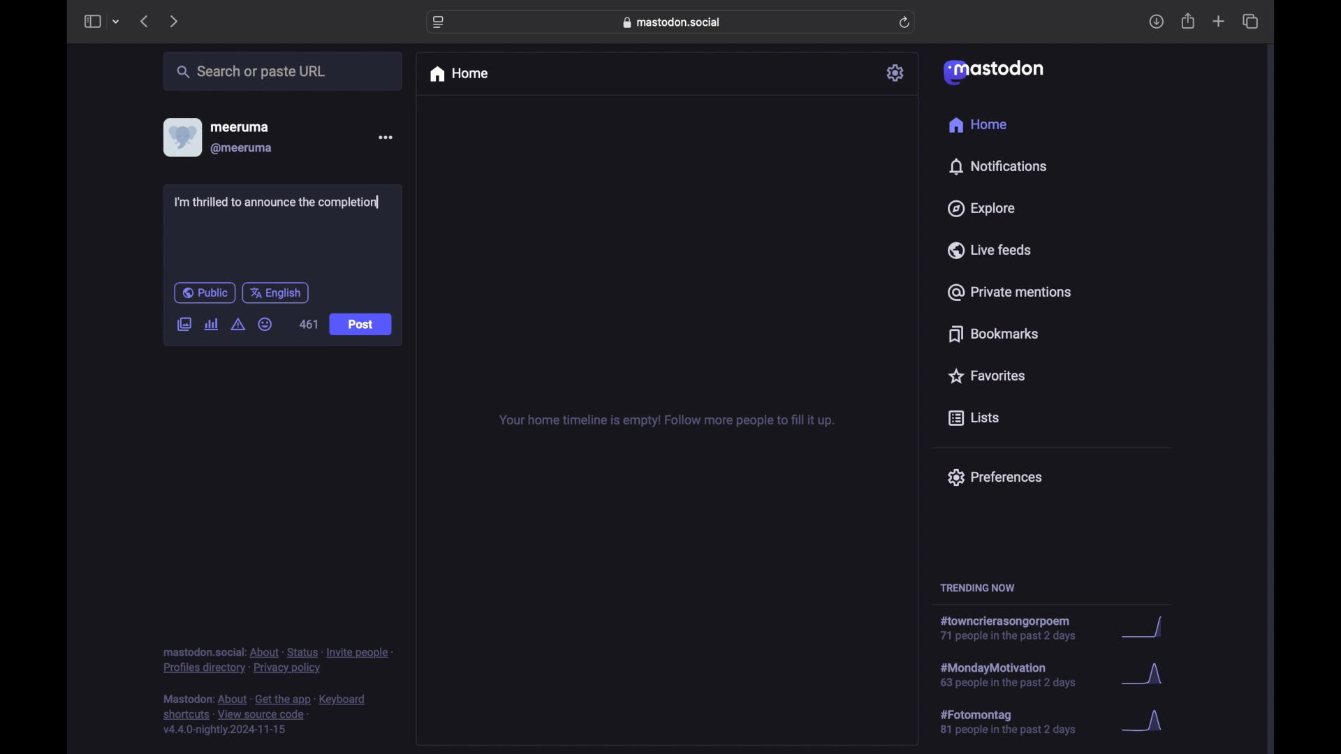 The width and height of the screenshot is (1341, 754). Describe the element at coordinates (265, 715) in the screenshot. I see `footnote` at that location.